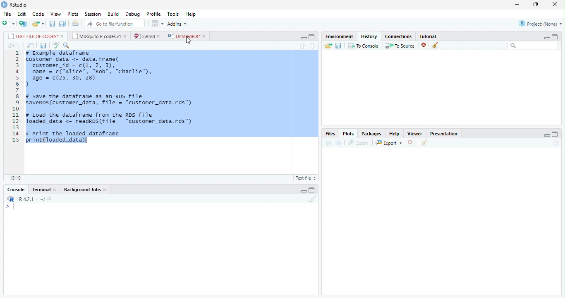  I want to click on close, so click(412, 142).